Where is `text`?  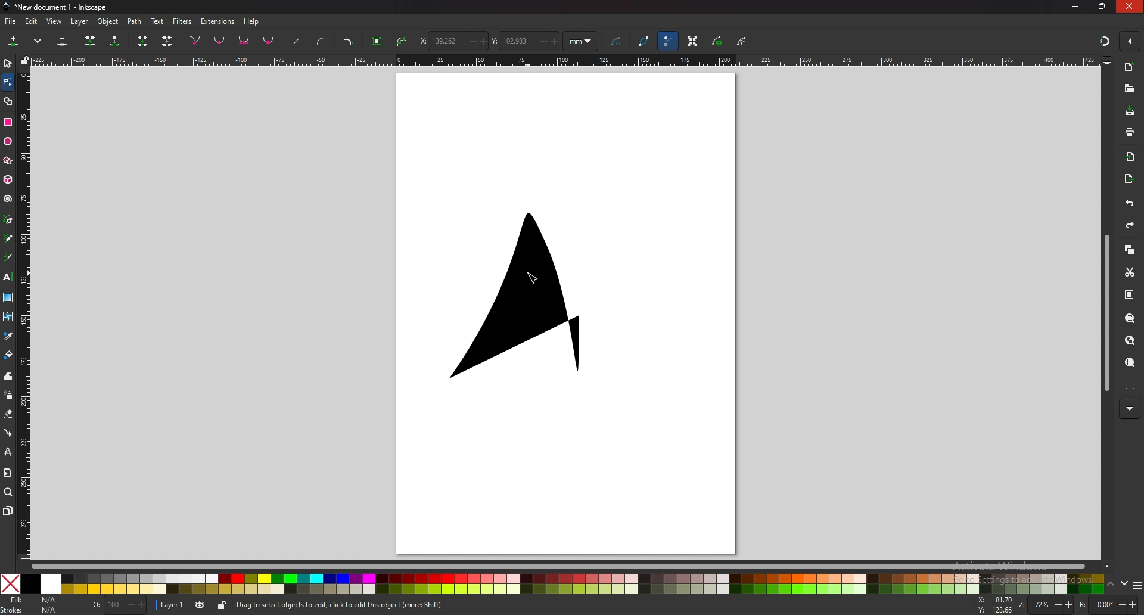 text is located at coordinates (8, 277).